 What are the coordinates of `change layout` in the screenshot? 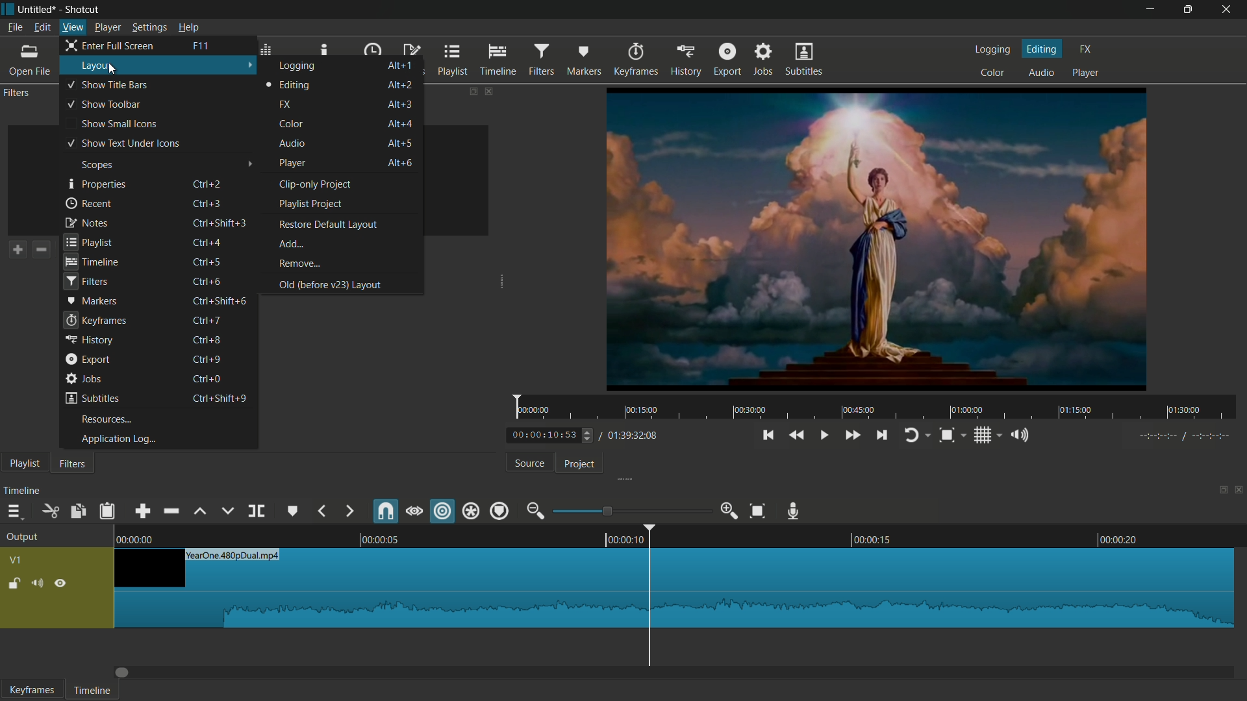 It's located at (1219, 491).